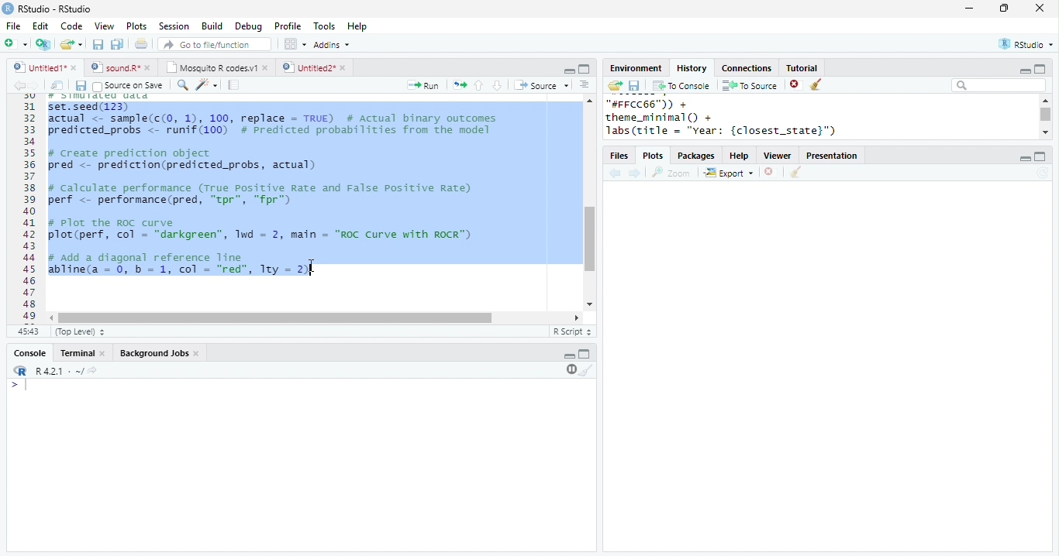 Image resolution: width=1059 pixels, height=556 pixels. Describe the element at coordinates (357, 27) in the screenshot. I see `Help` at that location.